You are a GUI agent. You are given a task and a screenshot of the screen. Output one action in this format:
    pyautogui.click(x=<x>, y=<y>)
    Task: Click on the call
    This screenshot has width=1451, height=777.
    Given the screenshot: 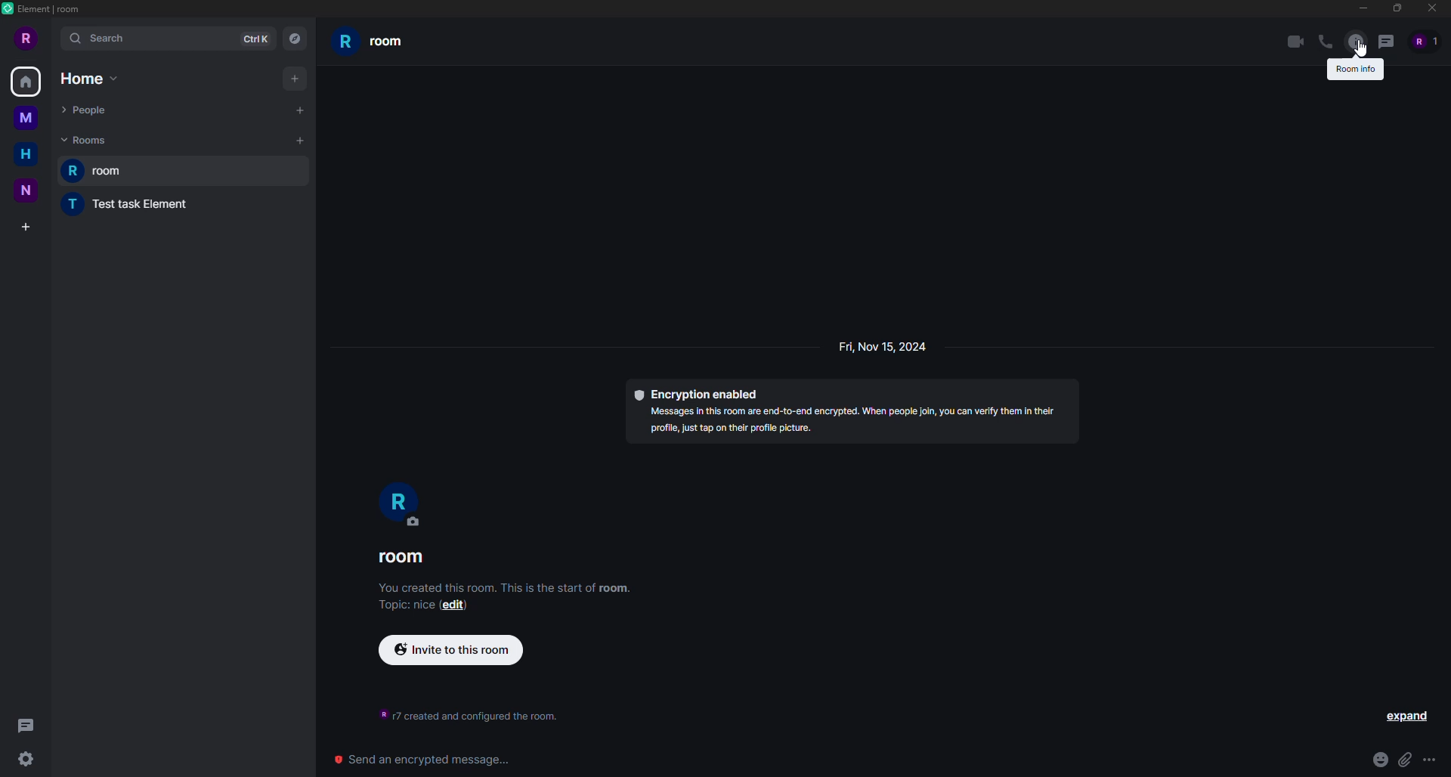 What is the action you would take?
    pyautogui.click(x=1326, y=42)
    